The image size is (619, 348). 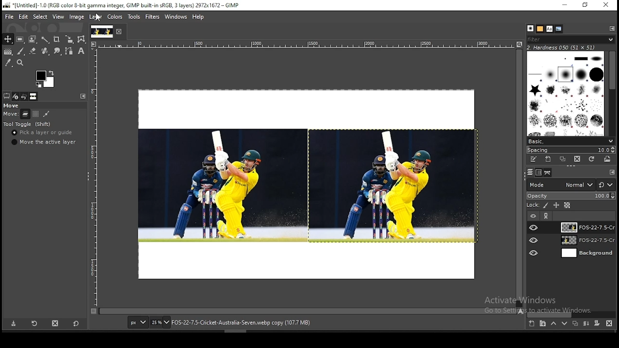 What do you see at coordinates (613, 92) in the screenshot?
I see `Scroll bar` at bounding box center [613, 92].